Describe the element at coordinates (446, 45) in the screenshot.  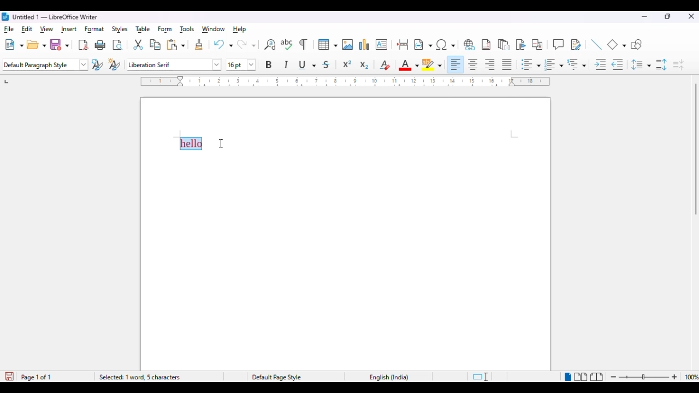
I see `insert special characters` at that location.